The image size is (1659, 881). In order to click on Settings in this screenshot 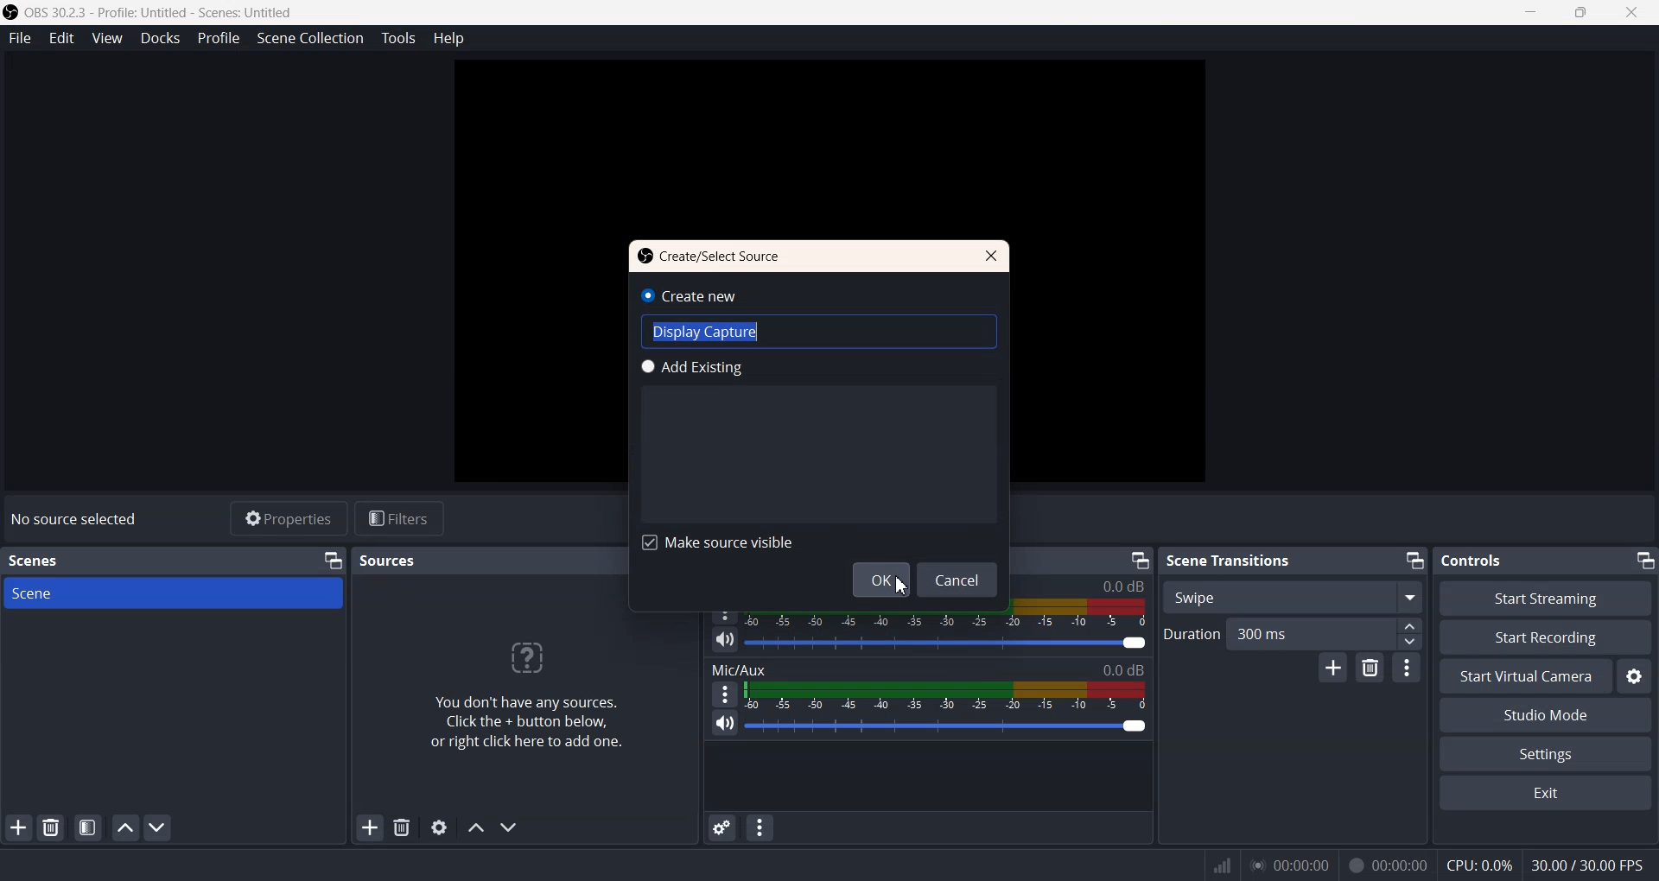, I will do `click(1634, 676)`.